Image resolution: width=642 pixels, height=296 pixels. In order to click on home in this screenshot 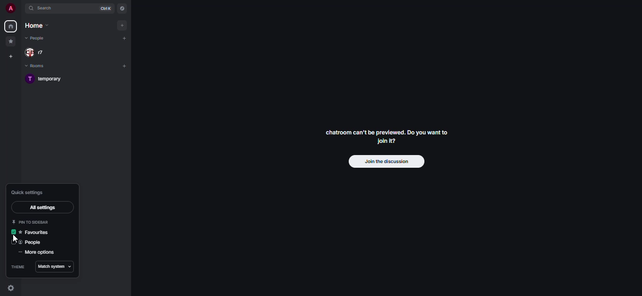, I will do `click(35, 26)`.